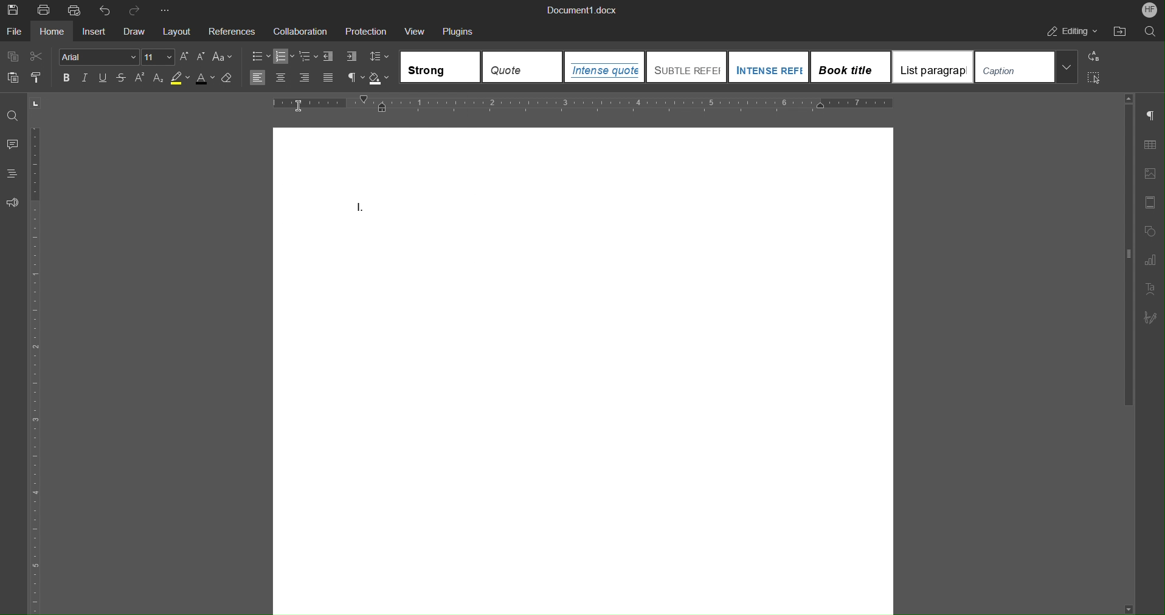 The image size is (1165, 615). Describe the element at coordinates (40, 354) in the screenshot. I see `Vertical Ruler` at that location.